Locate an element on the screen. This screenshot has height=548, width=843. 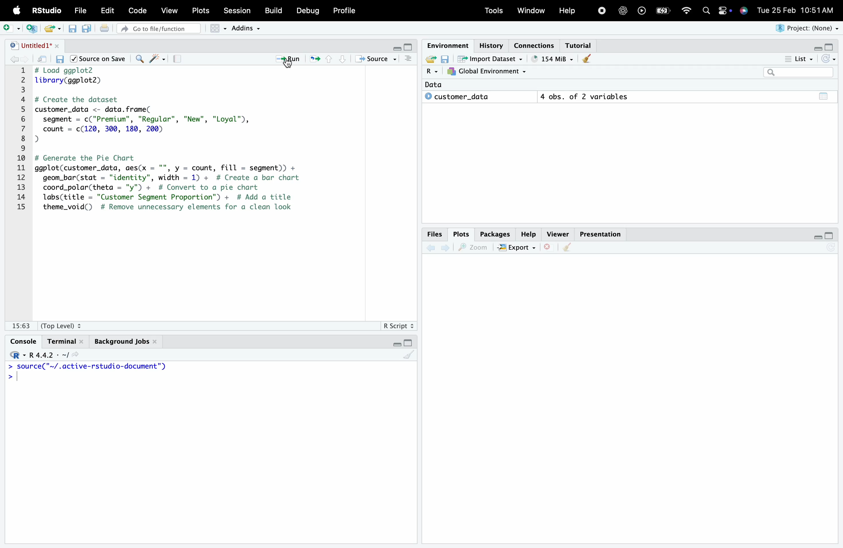
wifi is located at coordinates (689, 11).